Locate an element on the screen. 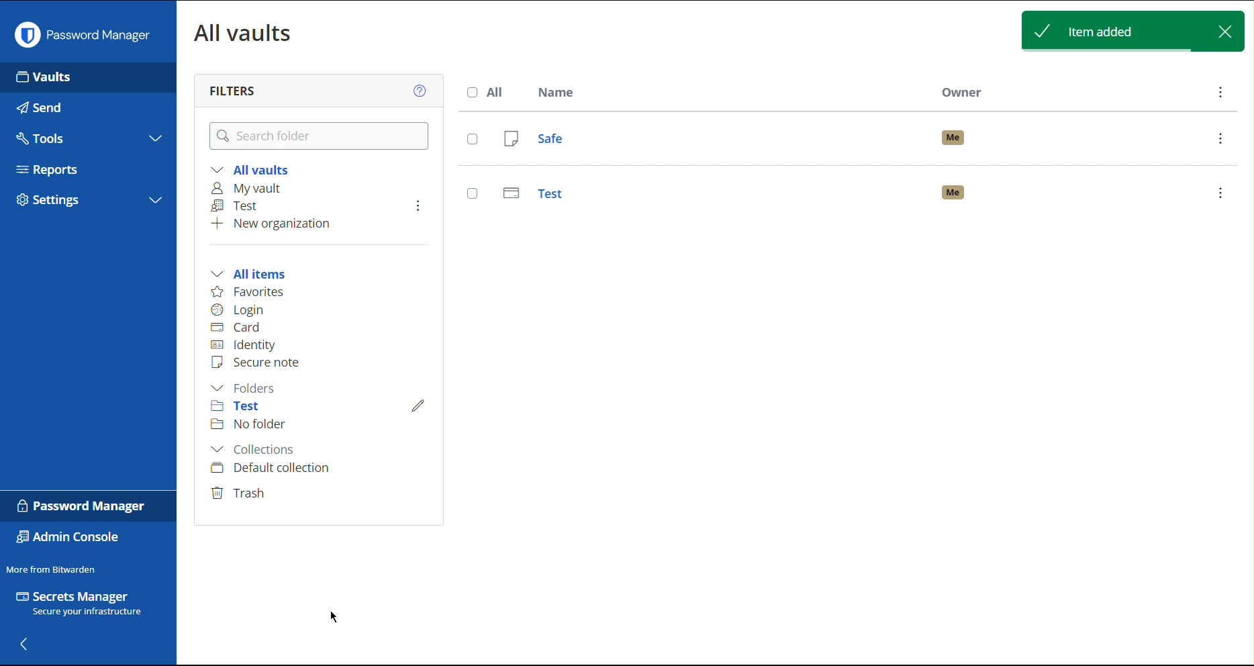 This screenshot has height=666, width=1254. All vaults is located at coordinates (250, 171).